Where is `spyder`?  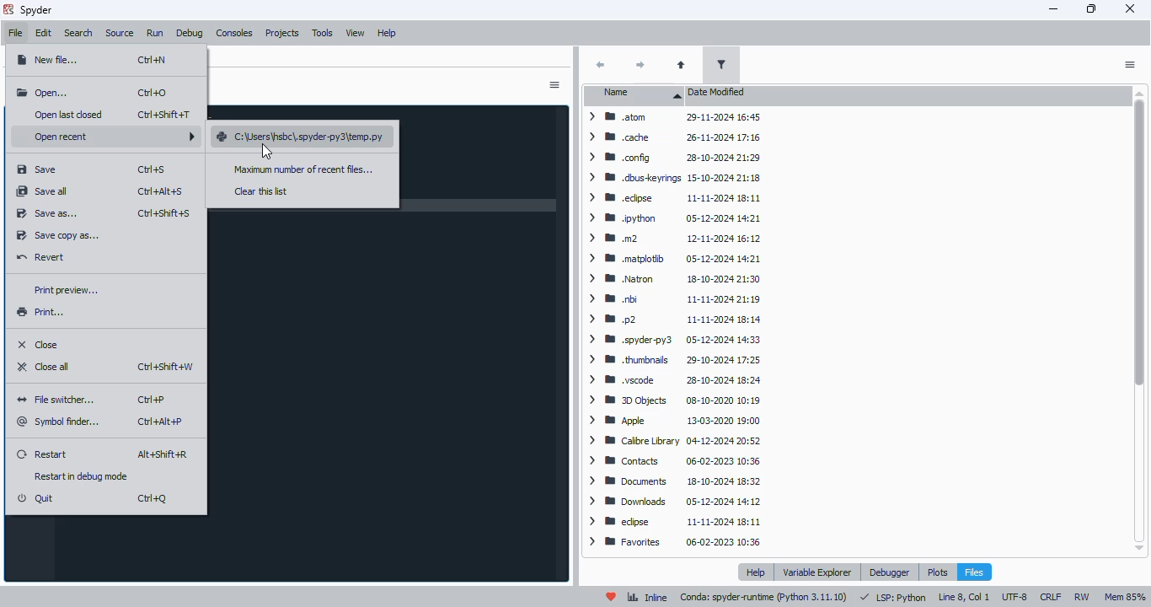 spyder is located at coordinates (36, 10).